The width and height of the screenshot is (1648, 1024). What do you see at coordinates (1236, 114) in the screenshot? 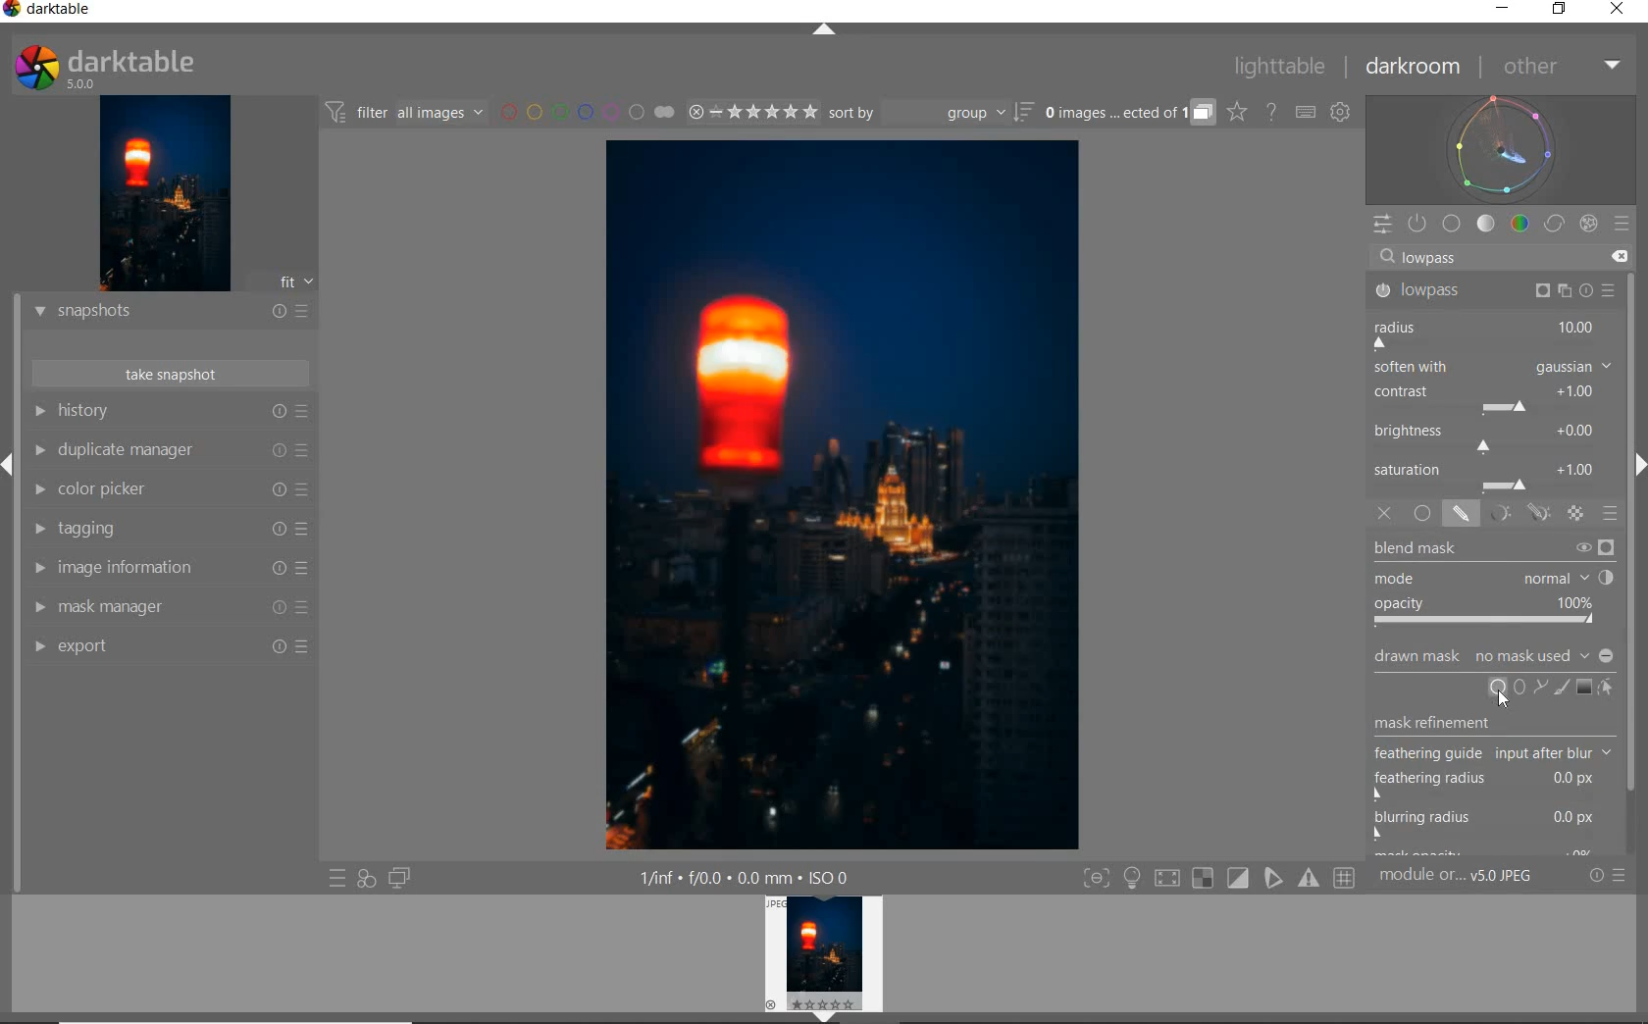
I see `CLICK TO CHANGE THE OVERLAYS SHOWN ON THUMBNAILS` at bounding box center [1236, 114].